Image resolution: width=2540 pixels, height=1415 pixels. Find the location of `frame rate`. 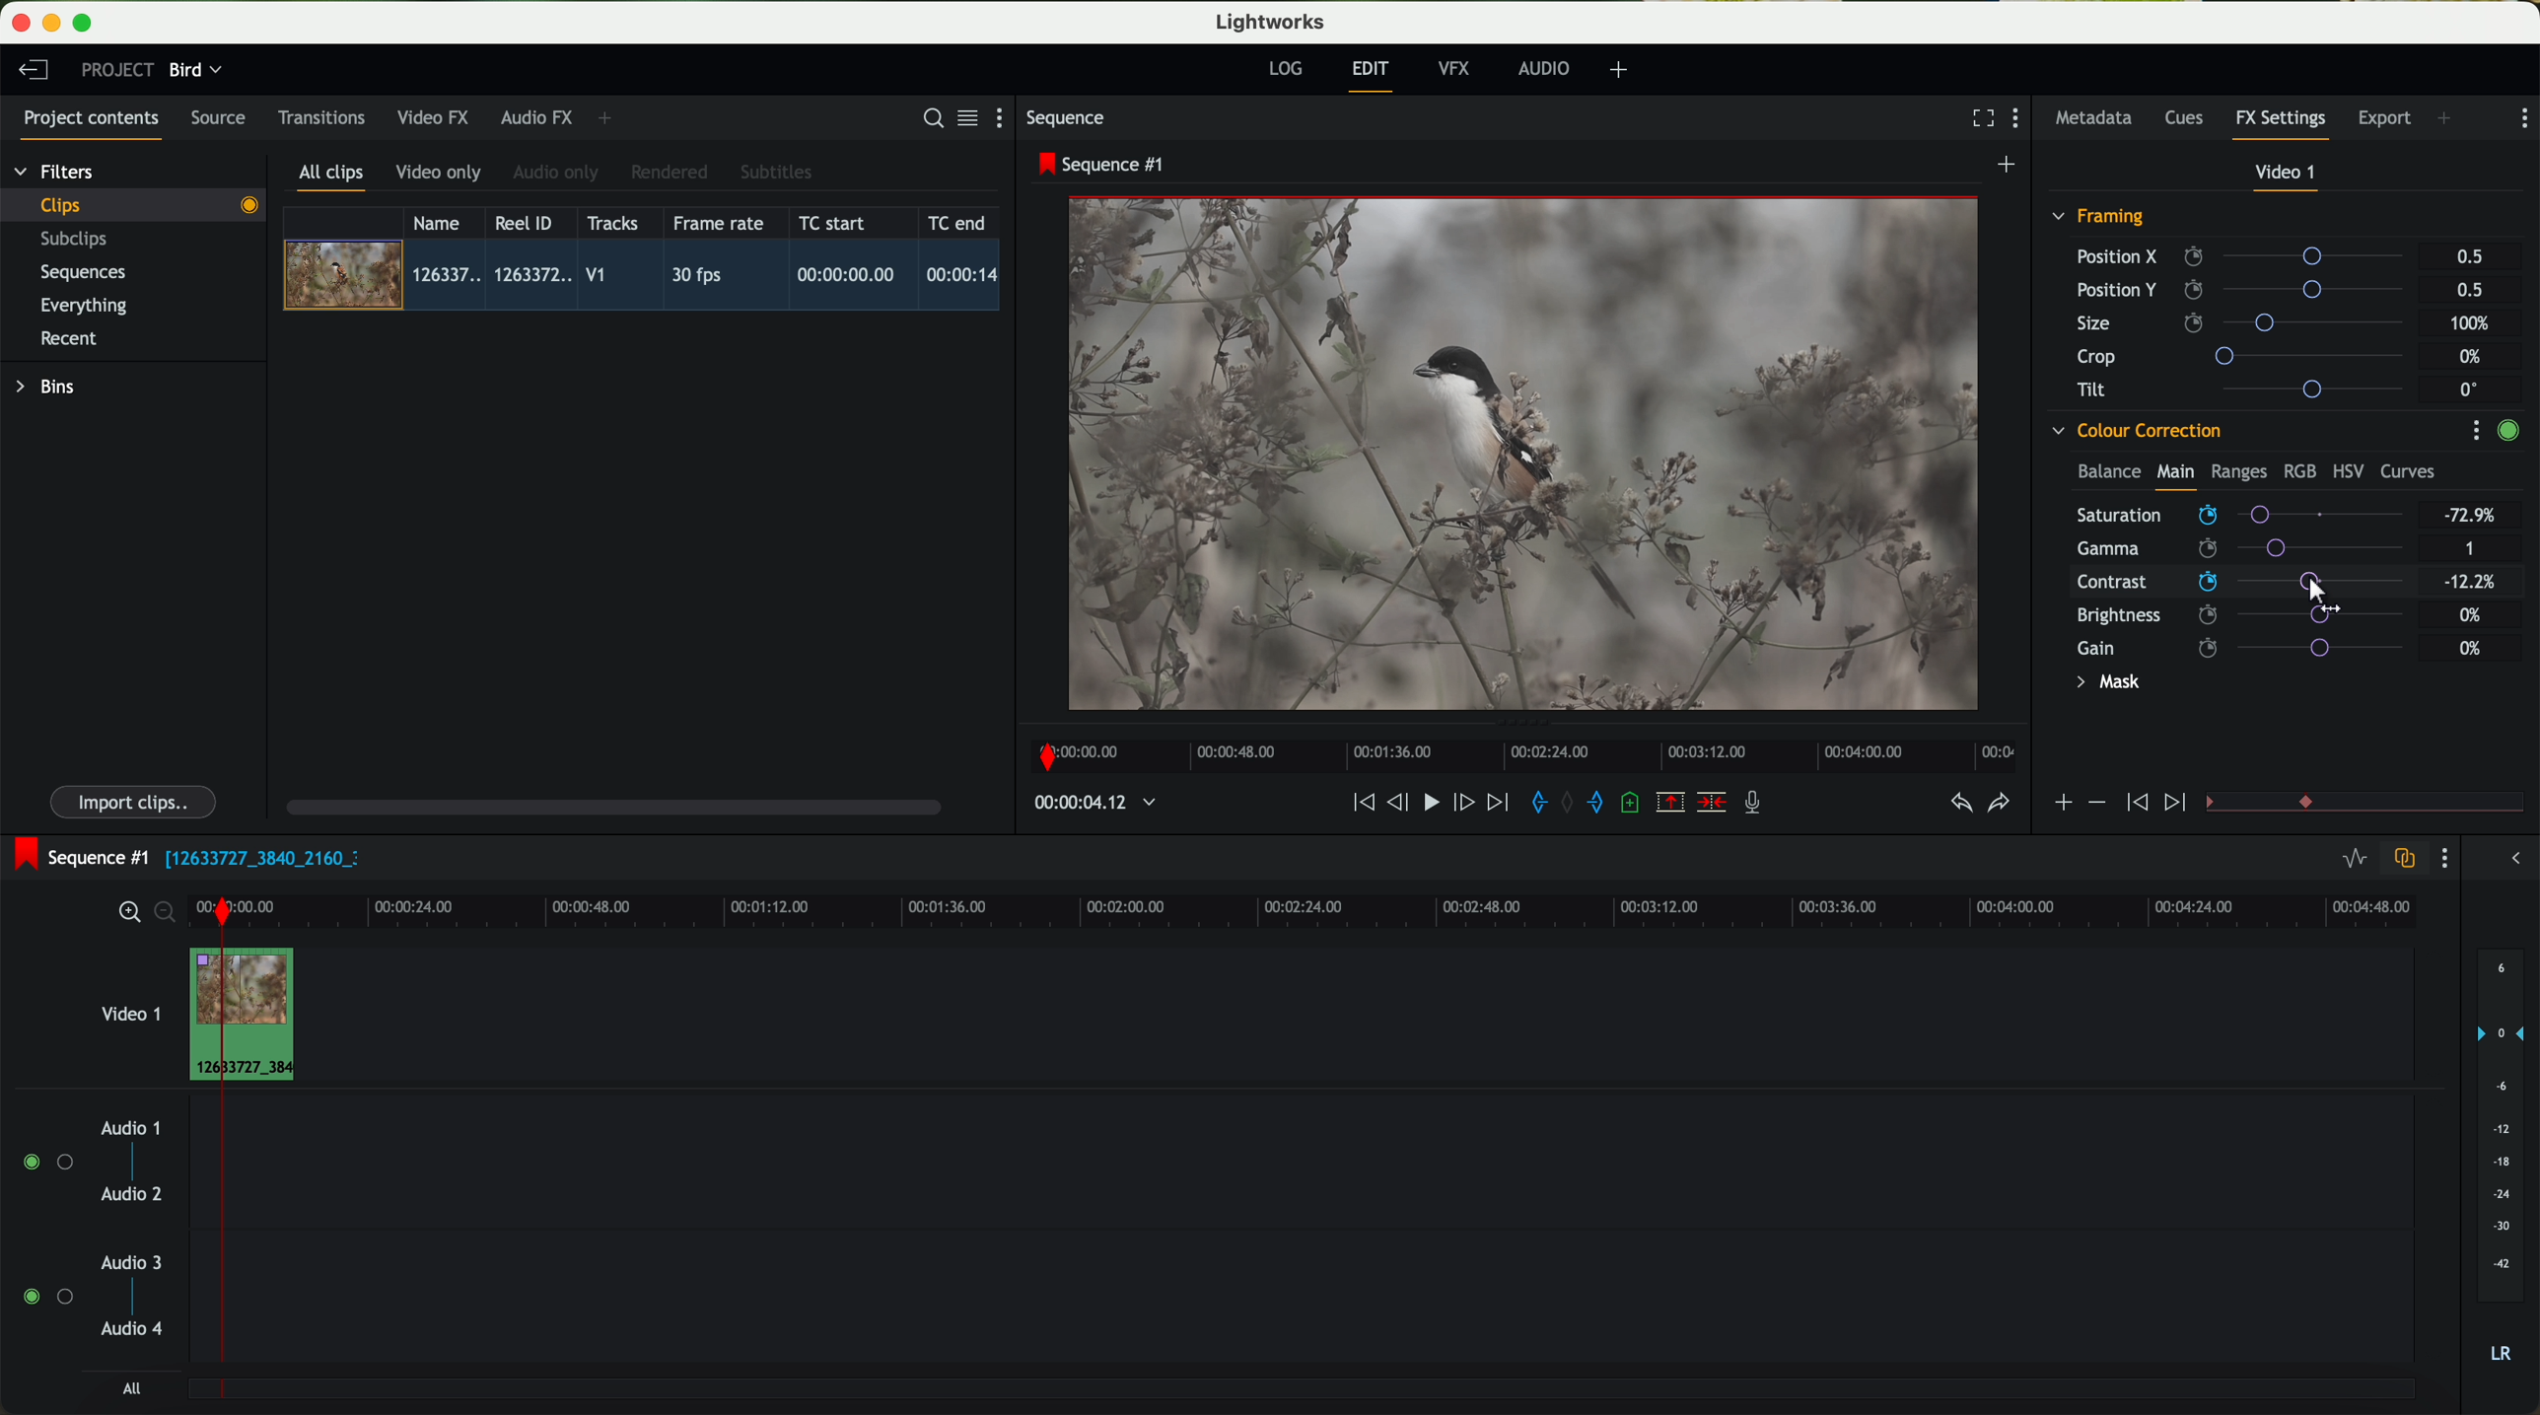

frame rate is located at coordinates (719, 224).